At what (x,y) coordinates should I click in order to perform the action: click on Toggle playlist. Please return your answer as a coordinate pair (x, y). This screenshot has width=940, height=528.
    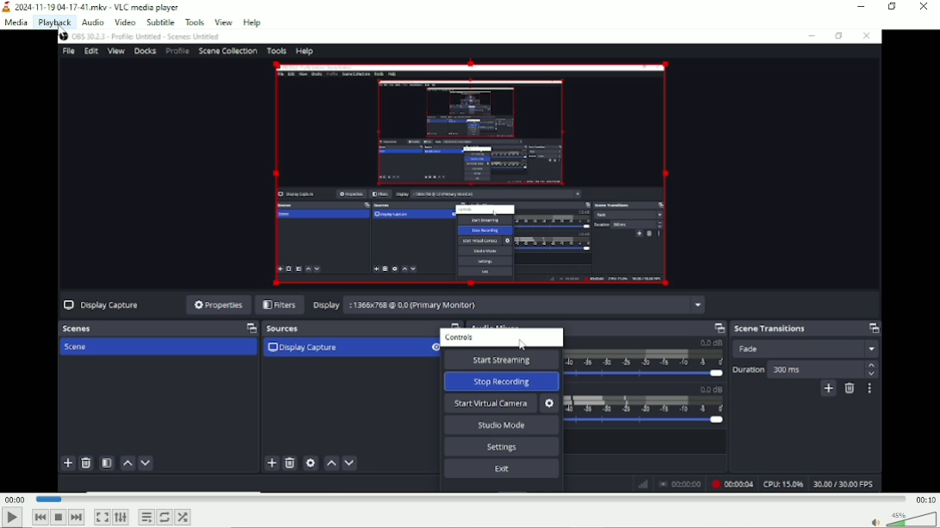
    Looking at the image, I should click on (145, 517).